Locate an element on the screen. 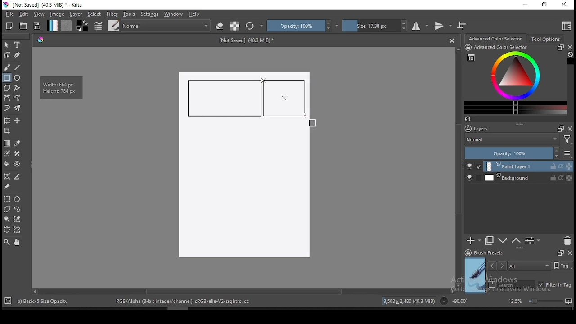 This screenshot has width=576, height=324. choose workspace is located at coordinates (566, 26).